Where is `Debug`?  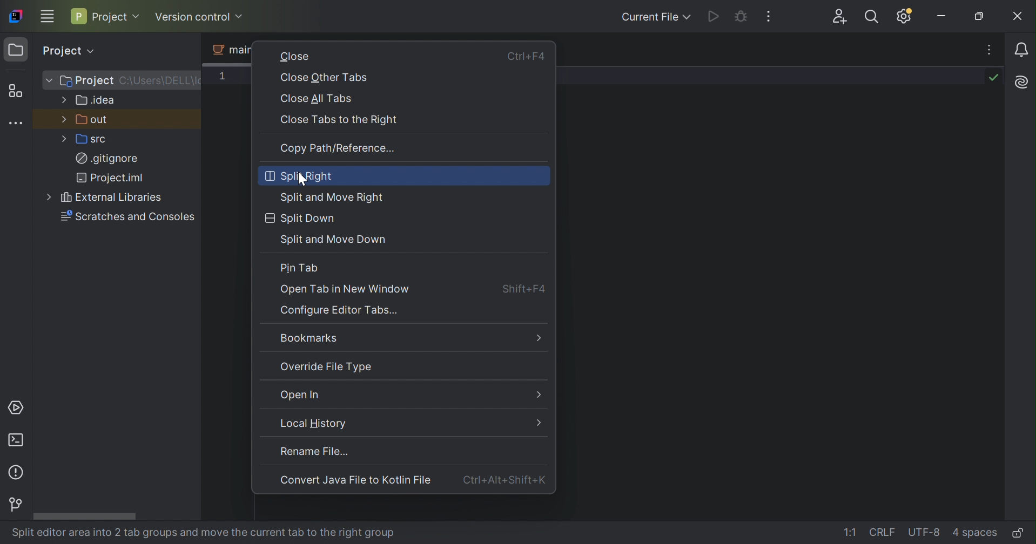
Debug is located at coordinates (743, 16).